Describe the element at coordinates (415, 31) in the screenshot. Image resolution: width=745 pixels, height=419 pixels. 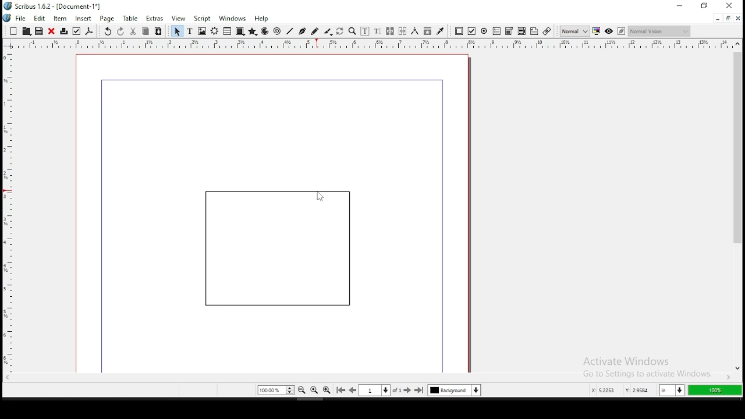
I see `measurement` at that location.